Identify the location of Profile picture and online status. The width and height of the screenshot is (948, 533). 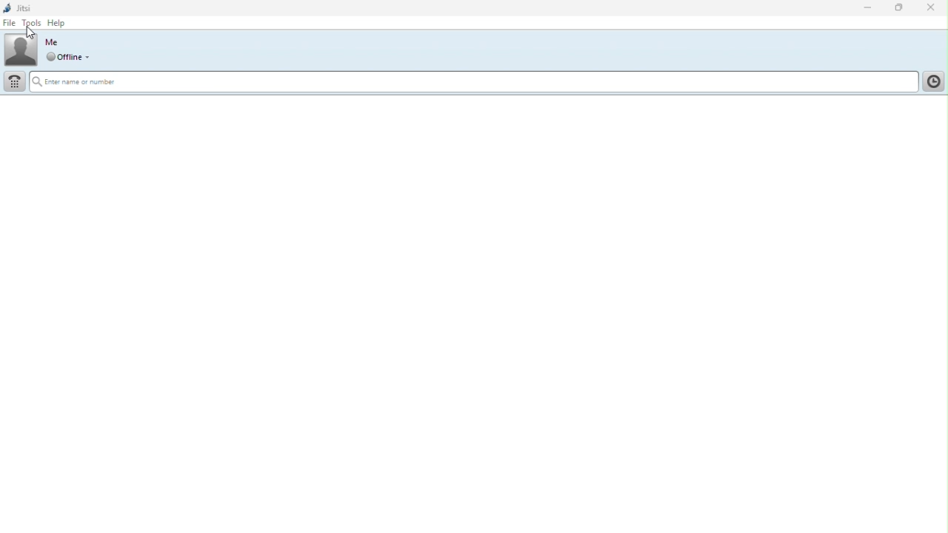
(52, 50).